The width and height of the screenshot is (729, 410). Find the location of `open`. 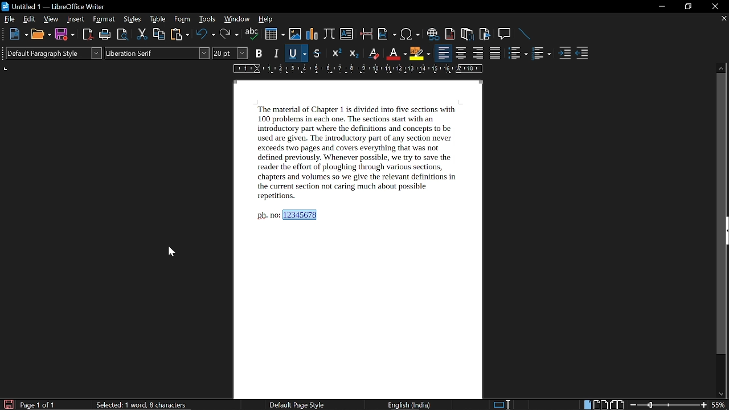

open is located at coordinates (41, 34).